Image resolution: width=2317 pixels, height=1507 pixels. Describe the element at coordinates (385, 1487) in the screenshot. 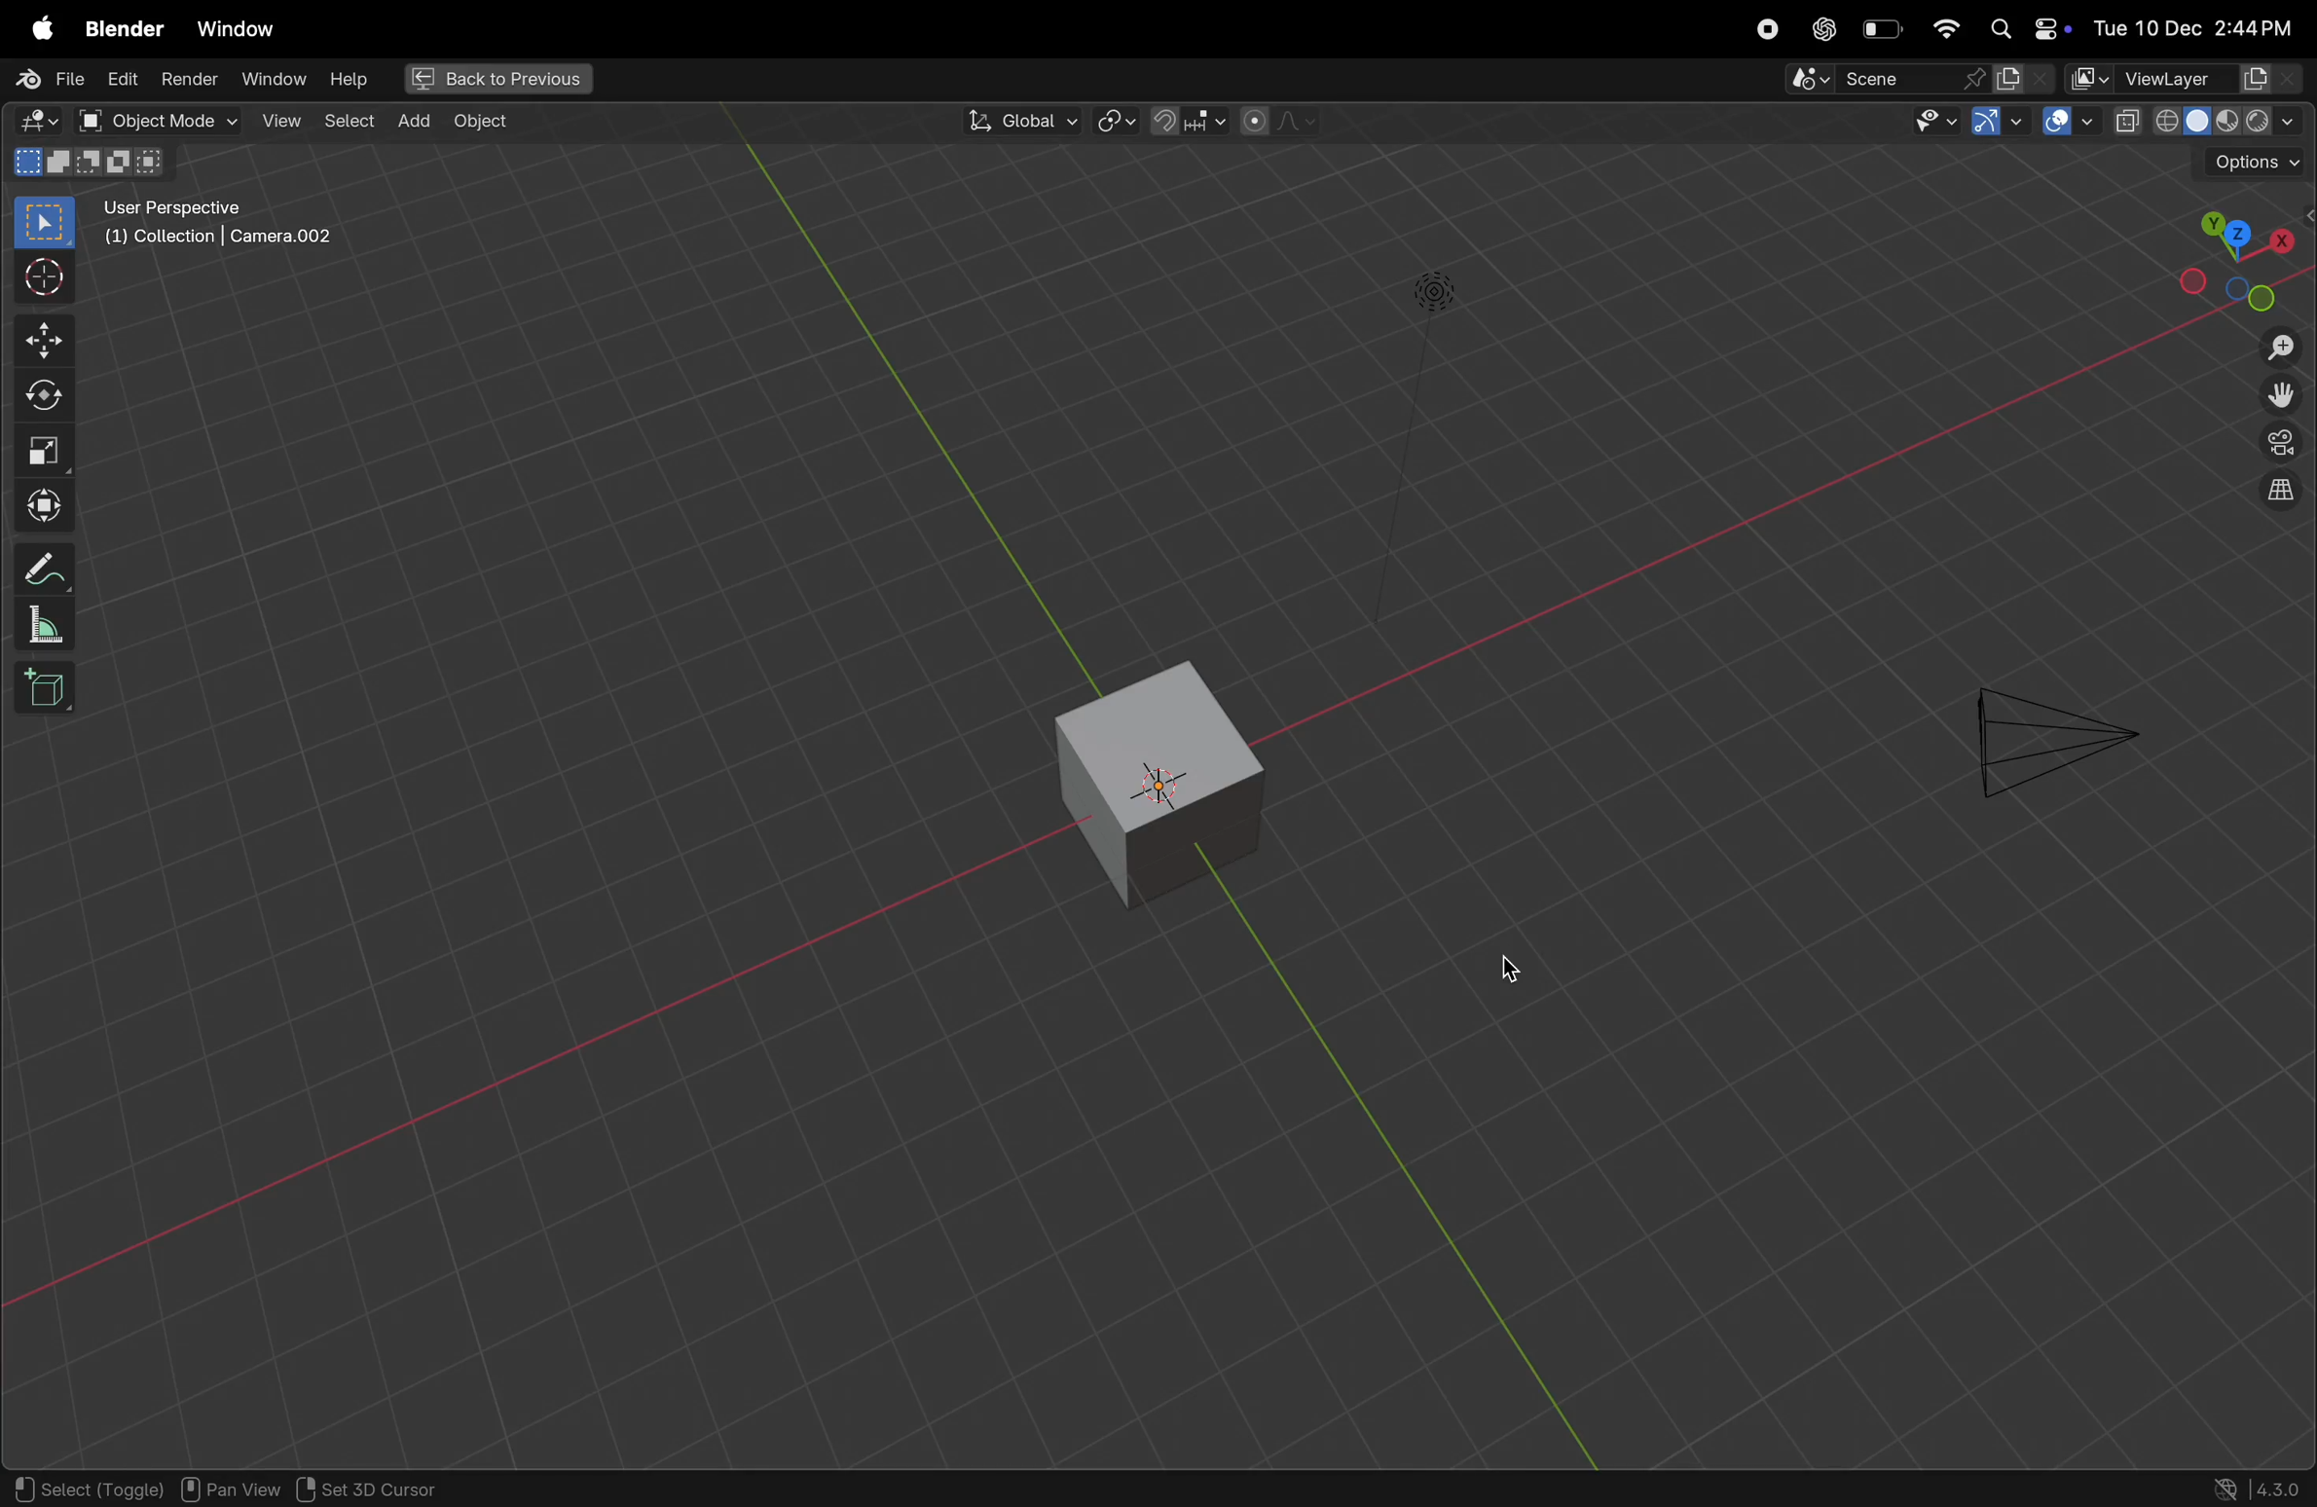

I see `3D cursor` at that location.